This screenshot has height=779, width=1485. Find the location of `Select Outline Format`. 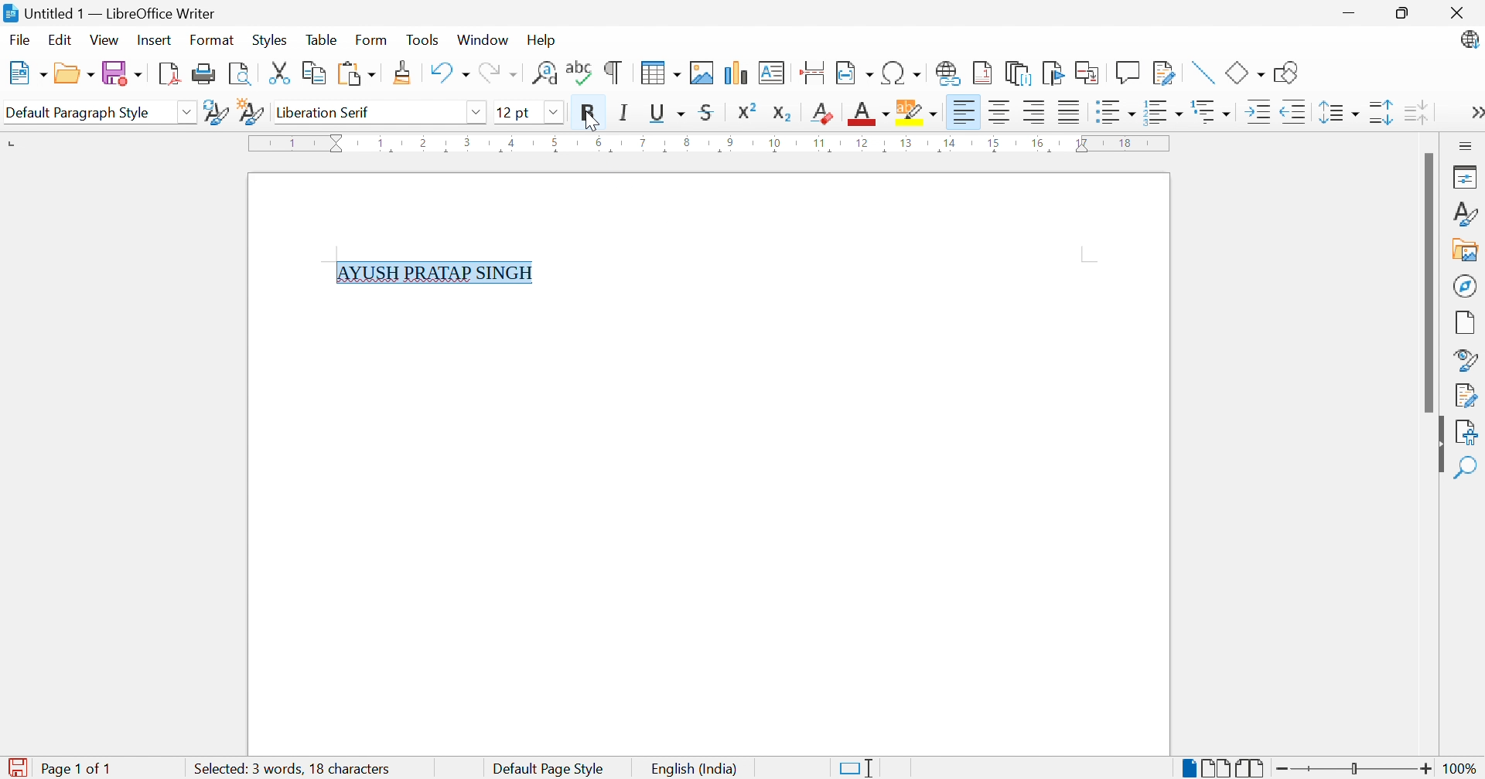

Select Outline Format is located at coordinates (1213, 112).